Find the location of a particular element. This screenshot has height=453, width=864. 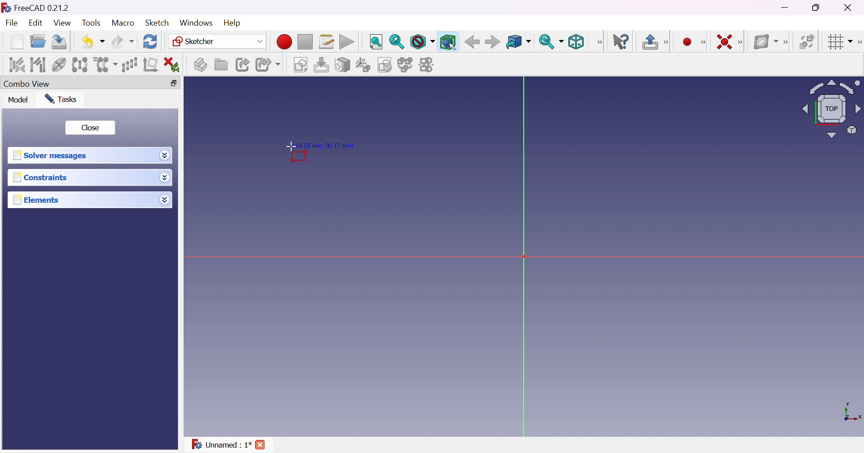

Restore down is located at coordinates (818, 8).